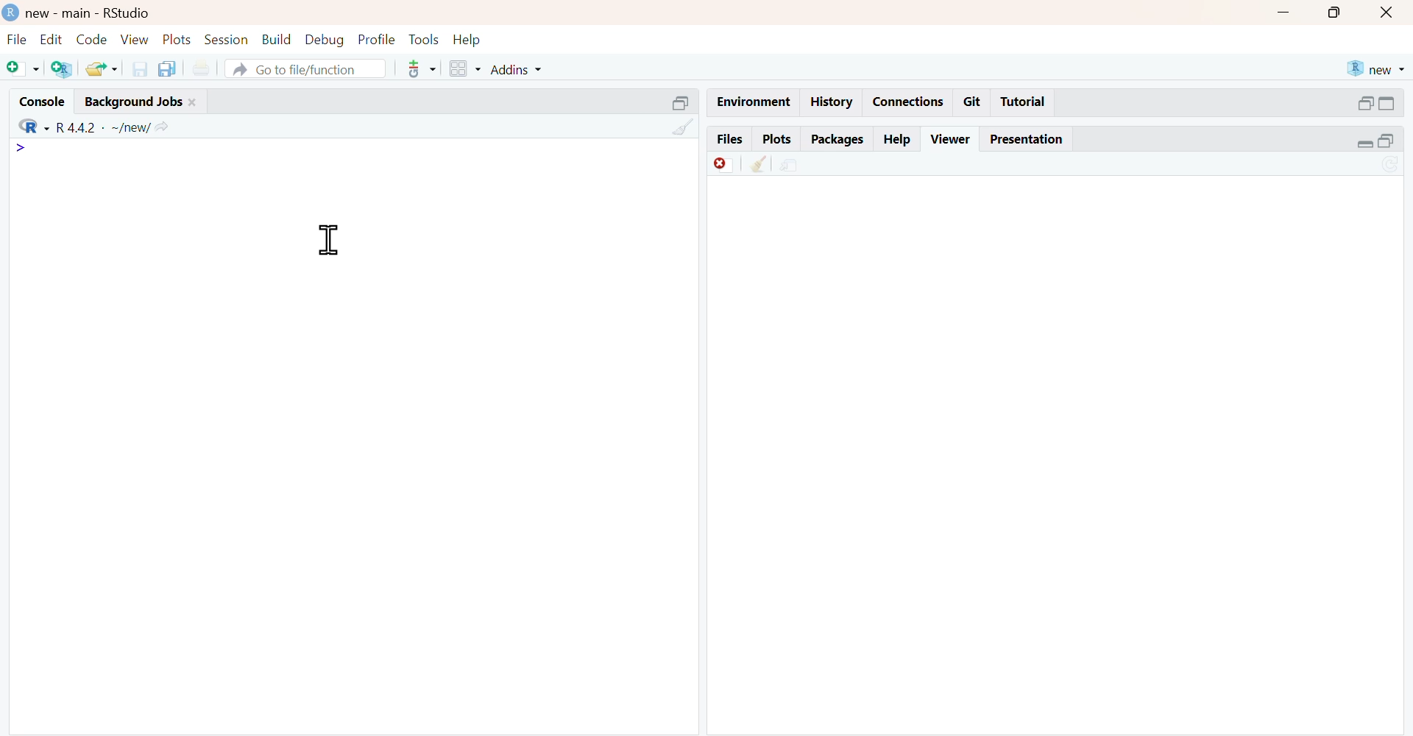 Image resolution: width=1413 pixels, height=736 pixels. Describe the element at coordinates (91, 40) in the screenshot. I see `code` at that location.